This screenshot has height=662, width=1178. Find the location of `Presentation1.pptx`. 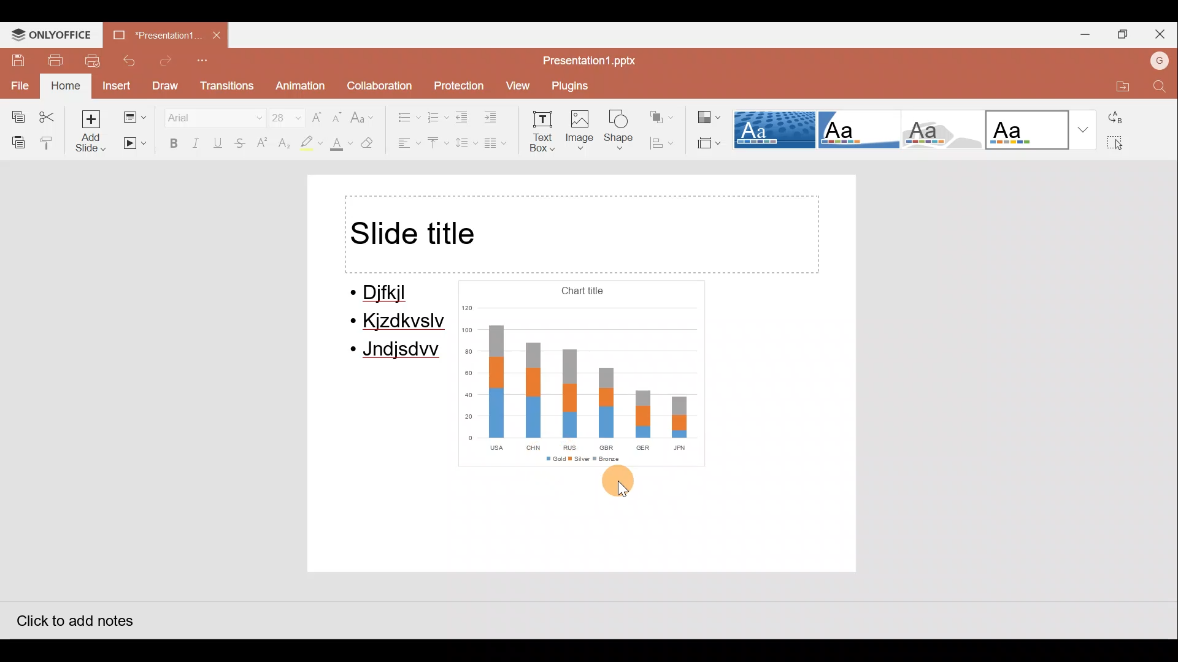

Presentation1.pptx is located at coordinates (587, 59).